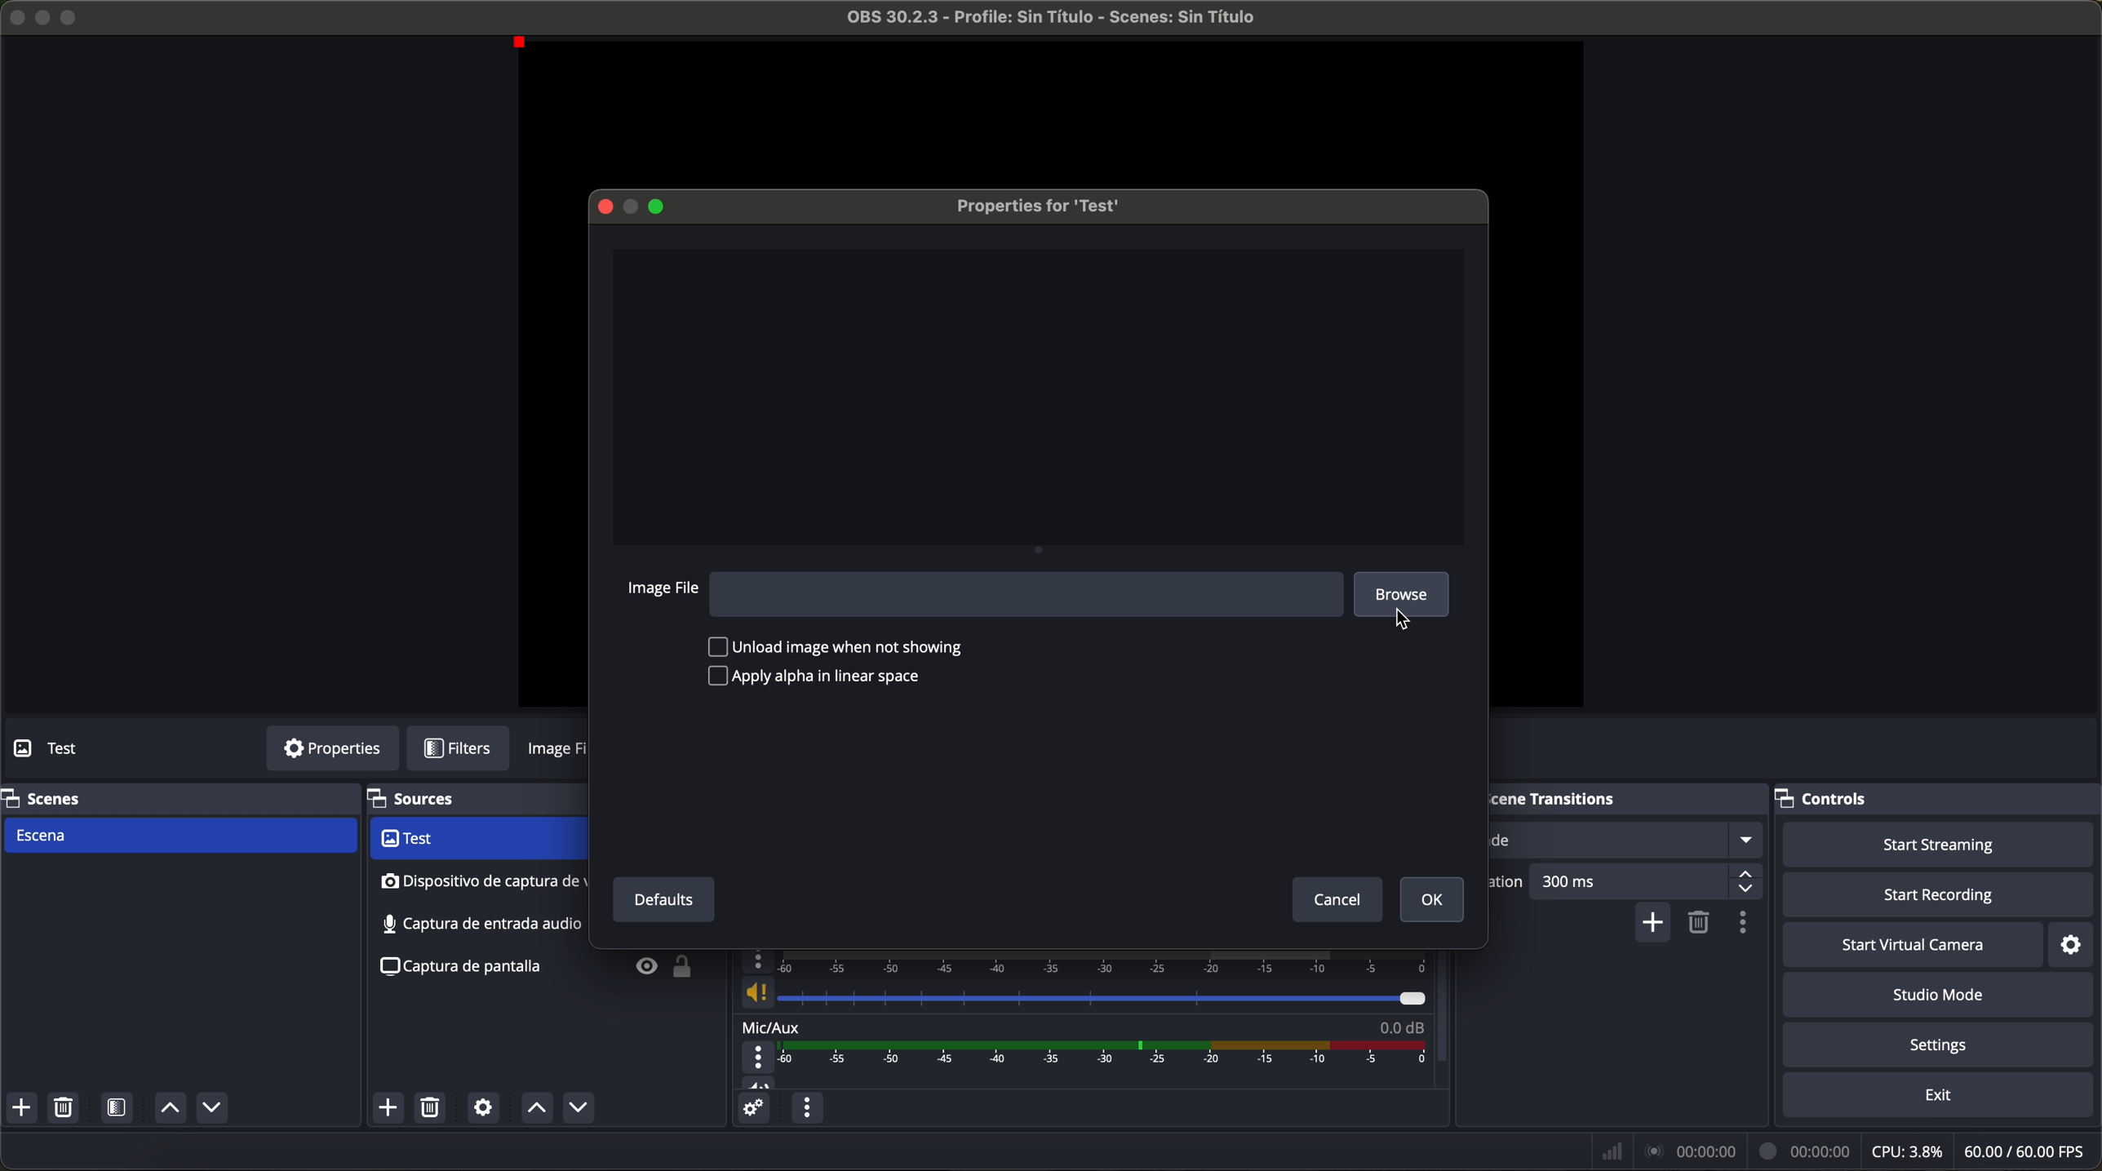  I want to click on remove configurable transition, so click(1701, 924).